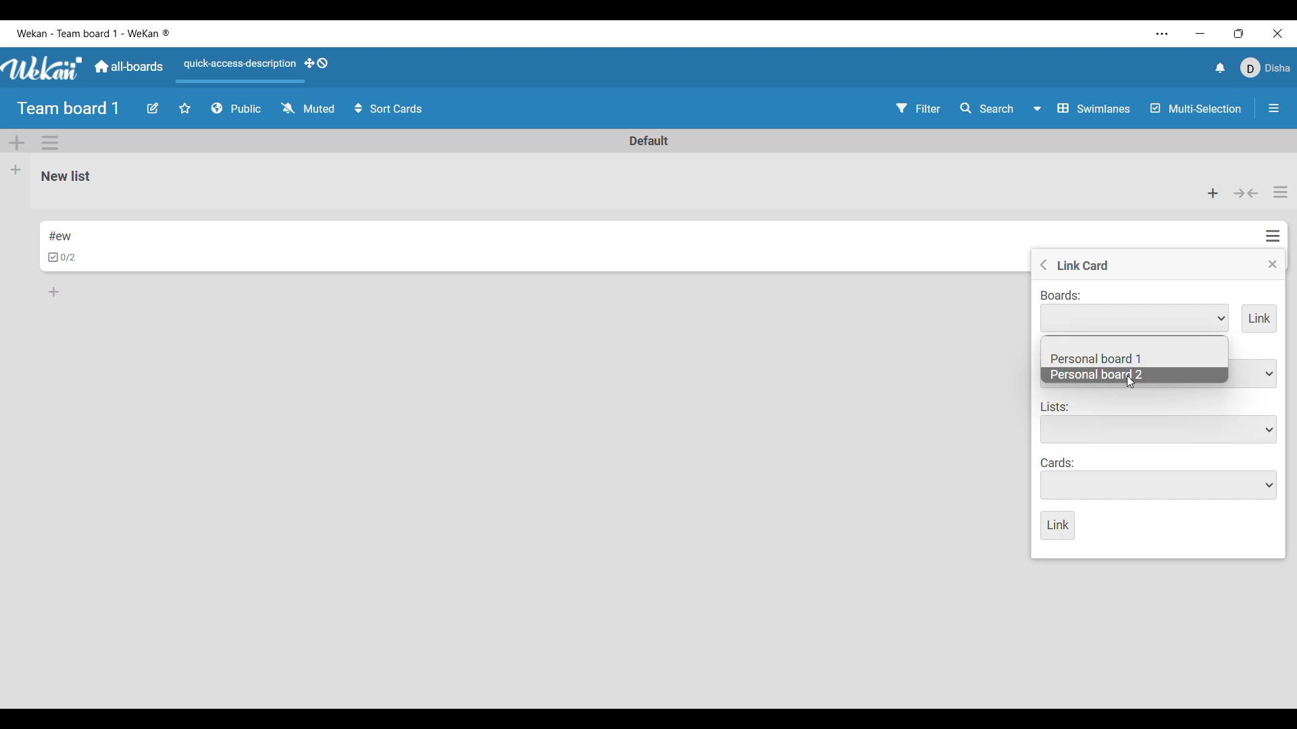 The height and width of the screenshot is (729, 1297). I want to click on board option, so click(1096, 375).